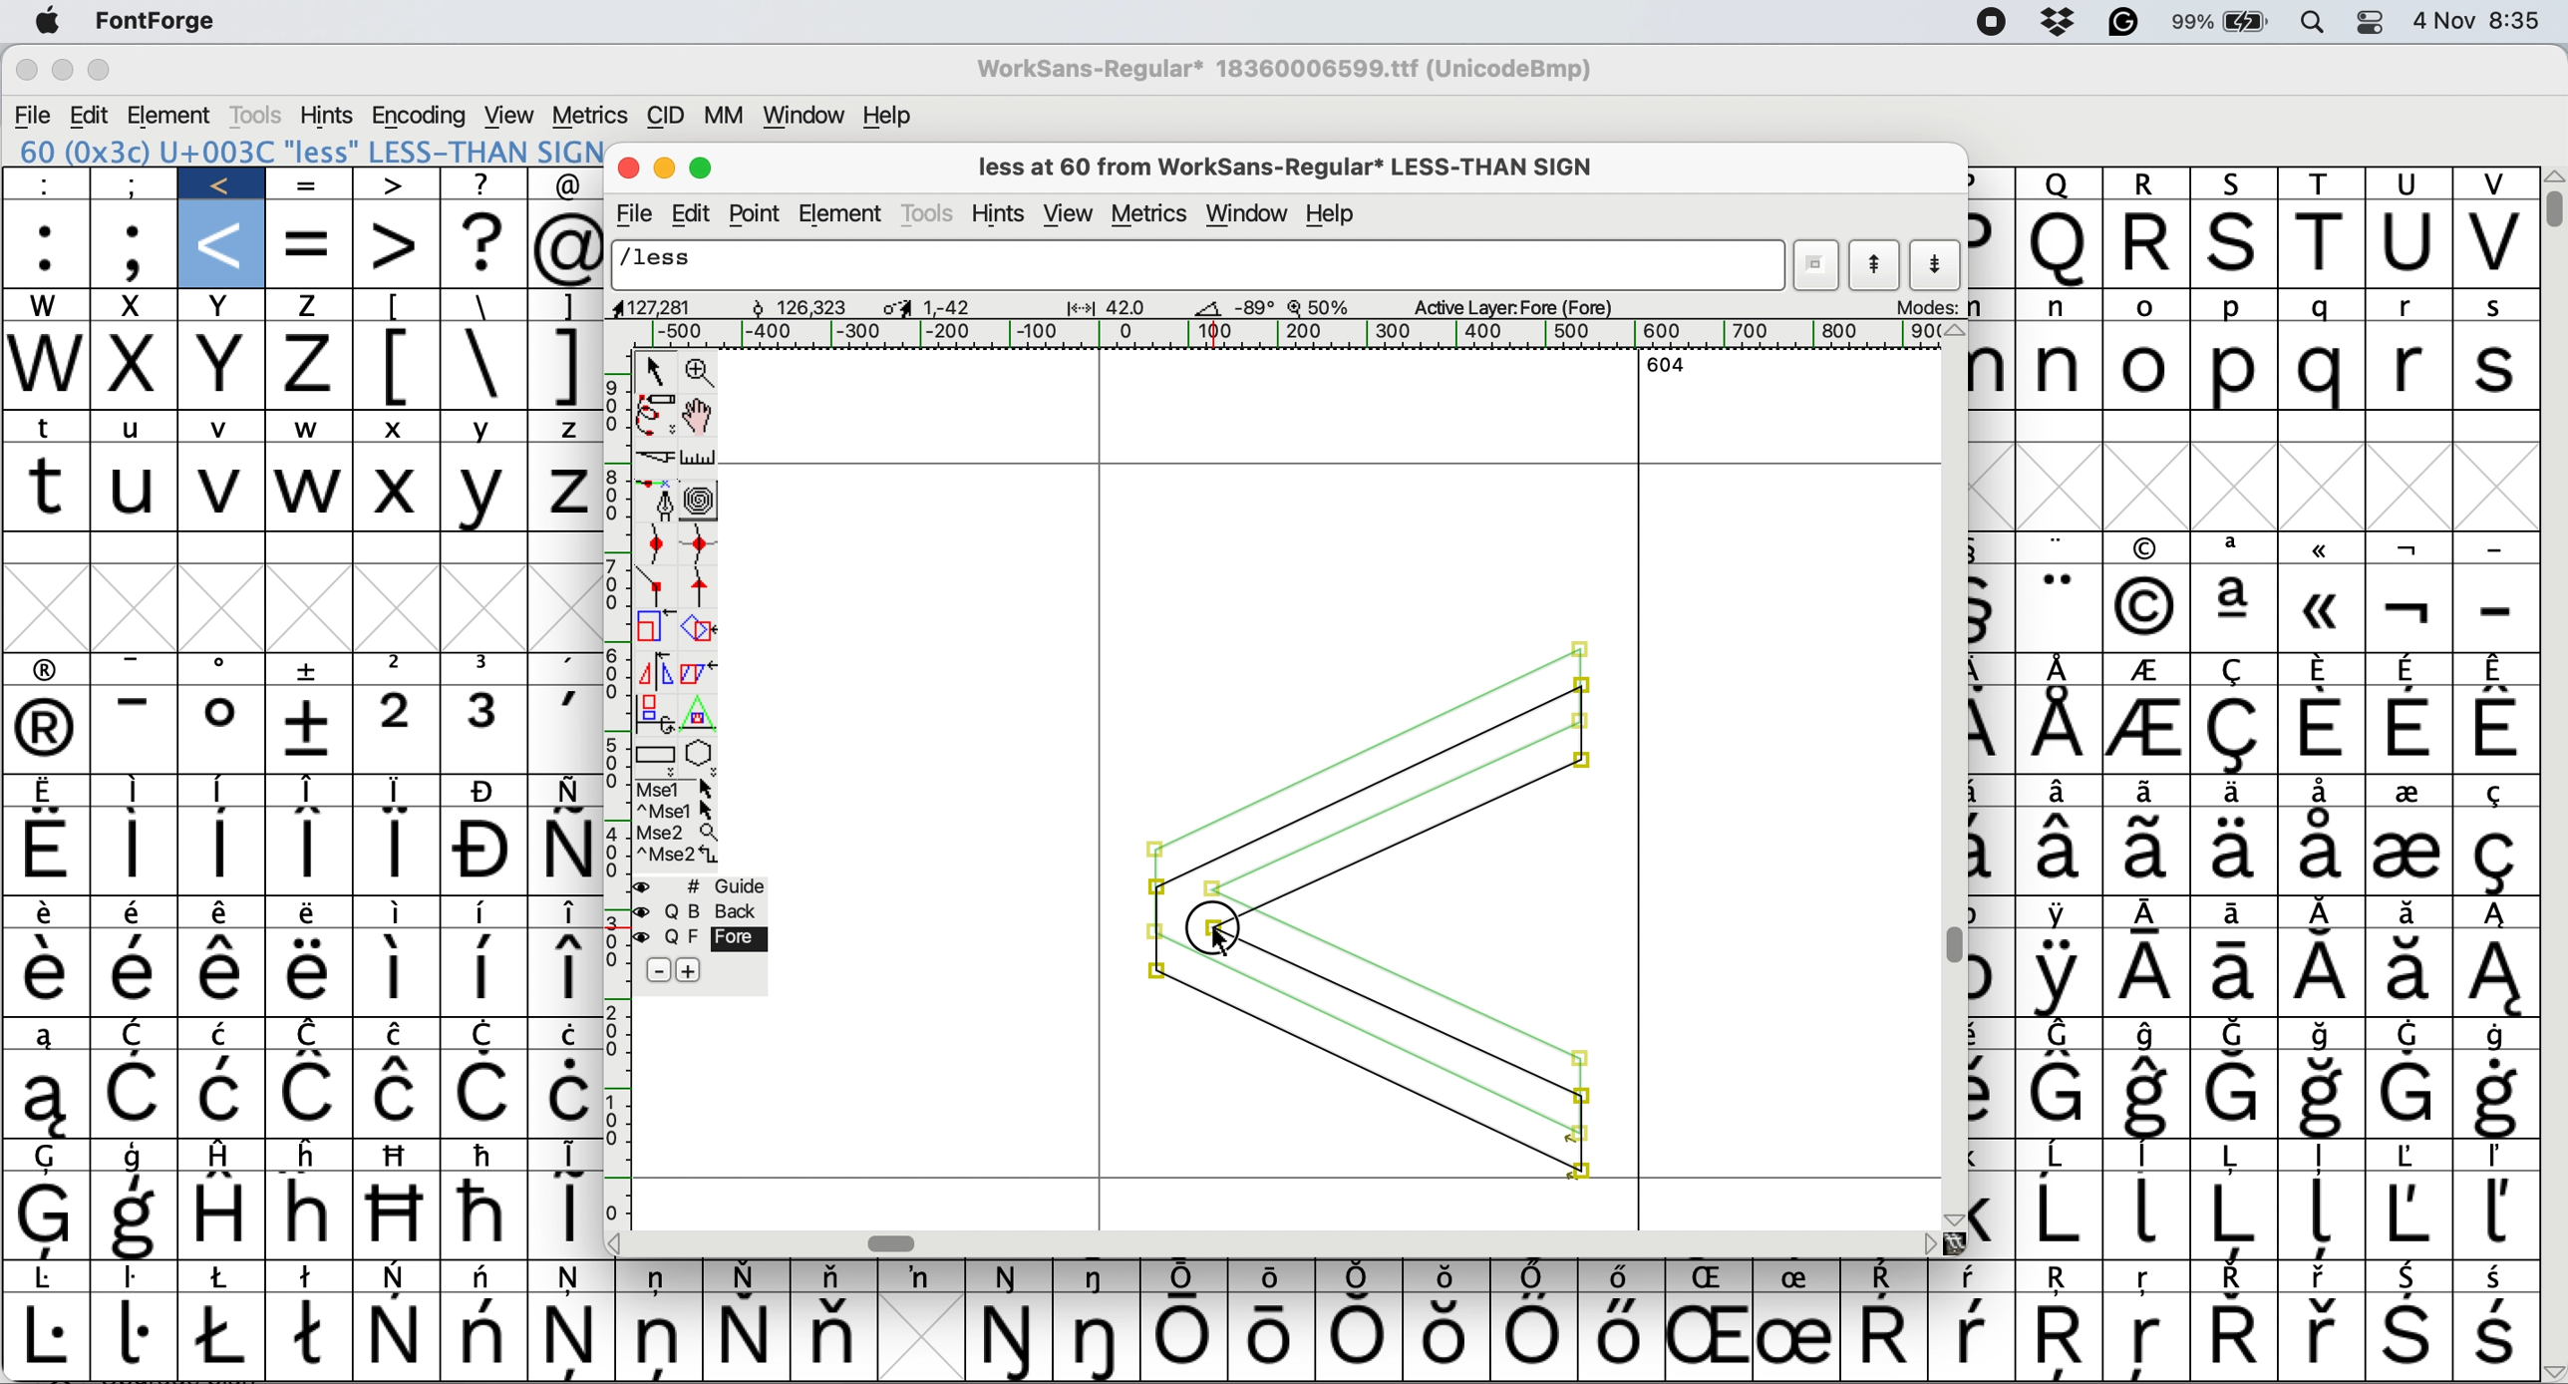 This screenshot has height=1384, width=2568. I want to click on r, so click(2149, 184).